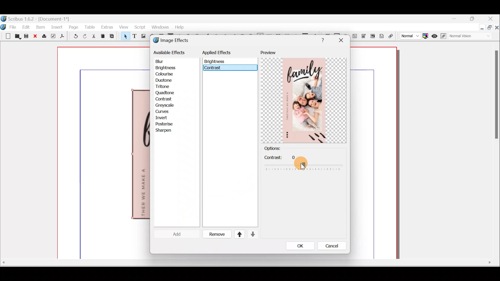  Describe the element at coordinates (134, 36) in the screenshot. I see `Text frame` at that location.